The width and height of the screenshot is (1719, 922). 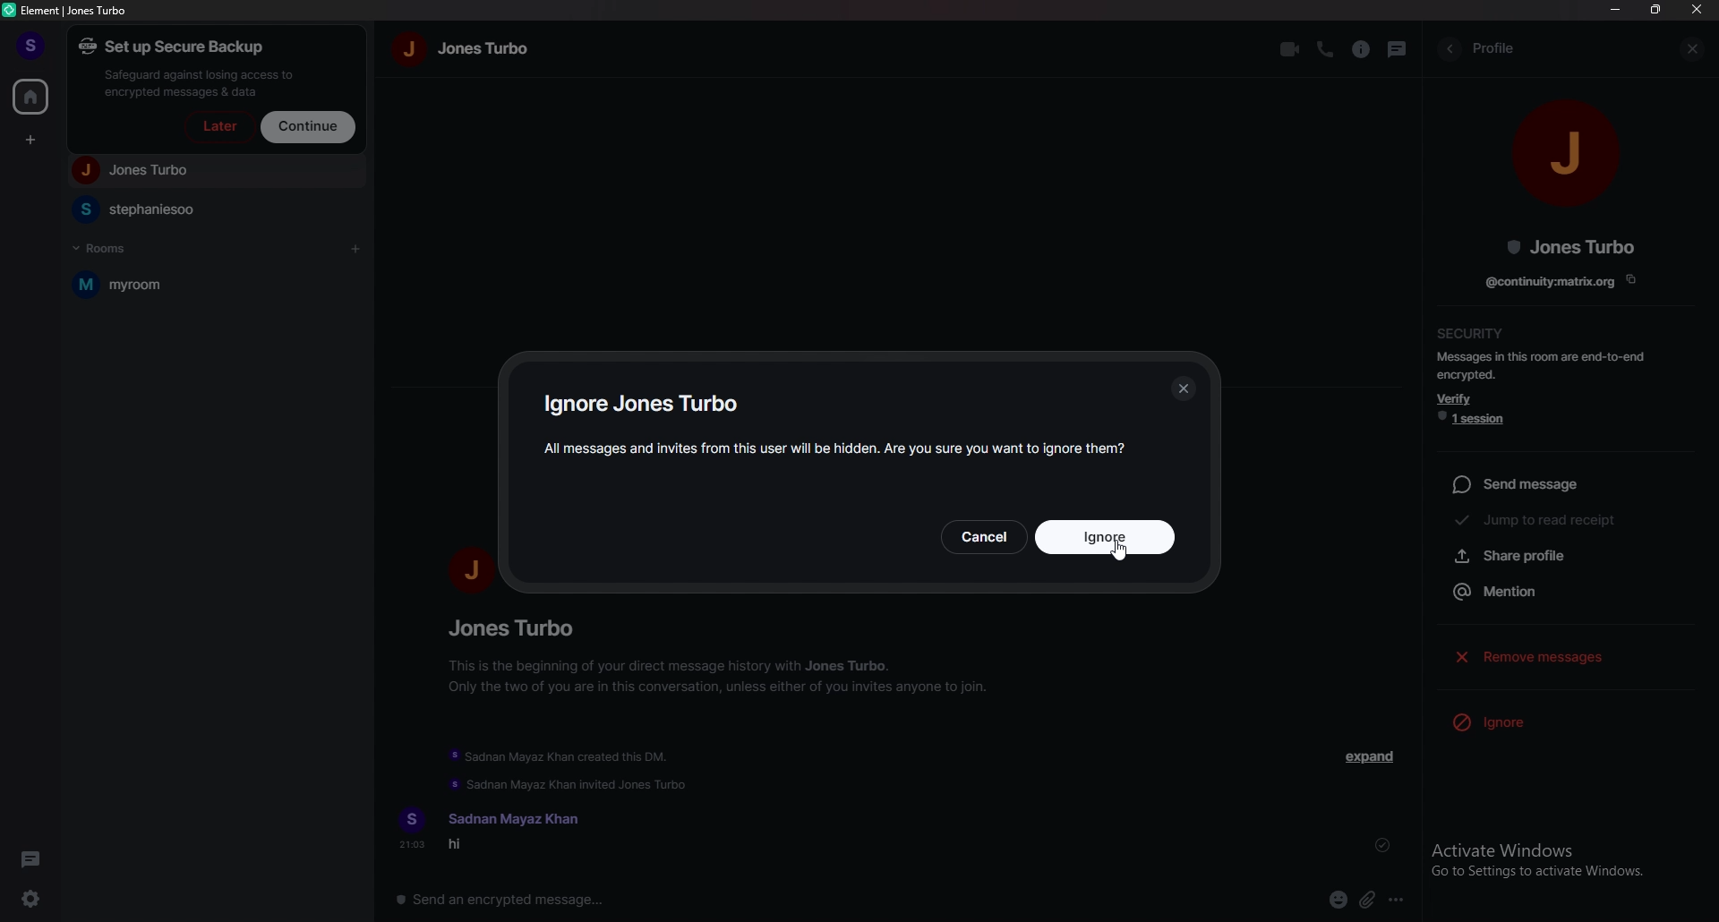 What do you see at coordinates (34, 859) in the screenshot?
I see `threads` at bounding box center [34, 859].